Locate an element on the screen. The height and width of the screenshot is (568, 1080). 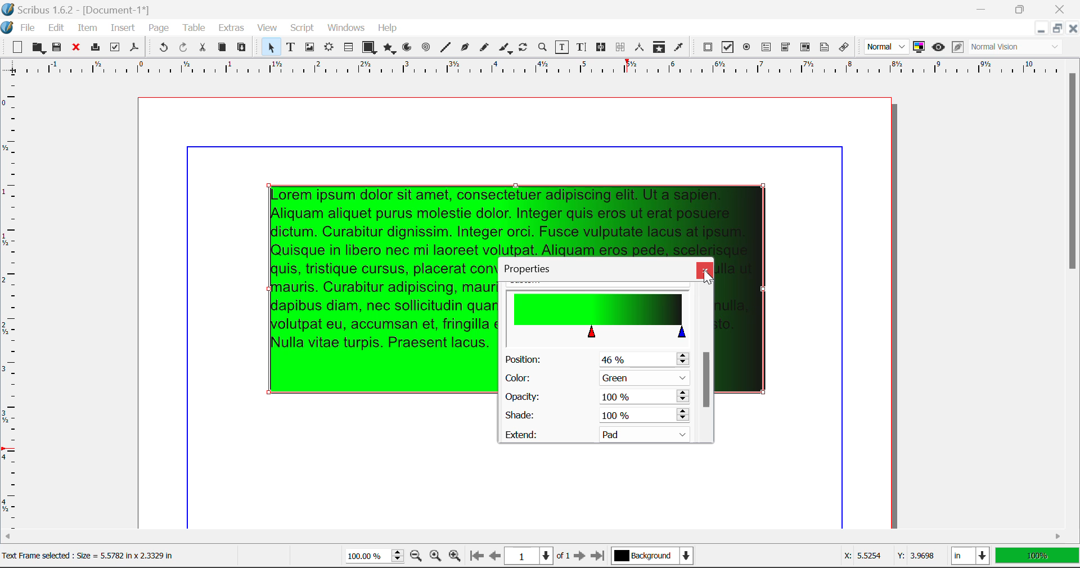
Freehand is located at coordinates (485, 50).